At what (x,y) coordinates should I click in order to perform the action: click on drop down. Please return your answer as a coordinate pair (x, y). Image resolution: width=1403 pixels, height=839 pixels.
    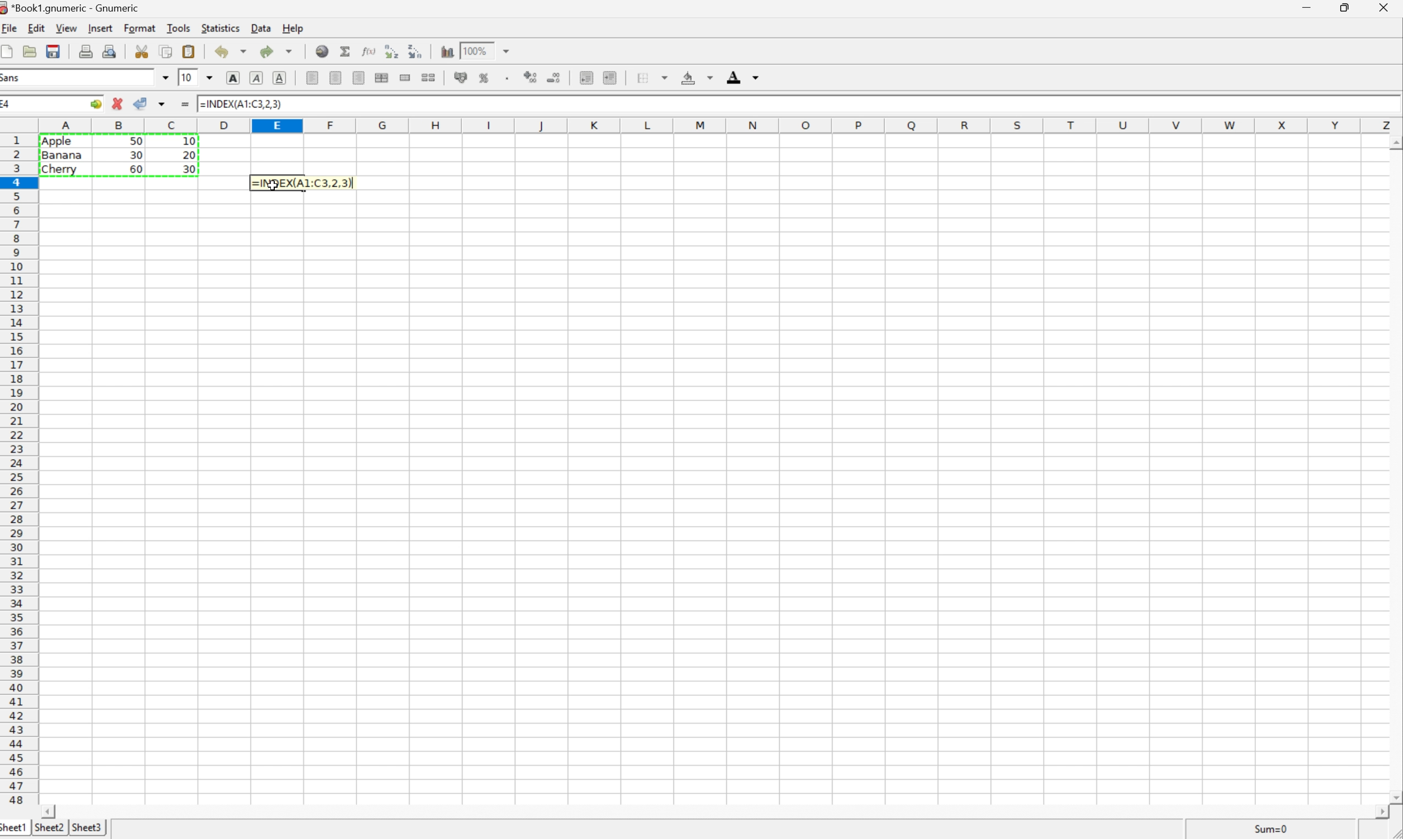
    Looking at the image, I should click on (208, 79).